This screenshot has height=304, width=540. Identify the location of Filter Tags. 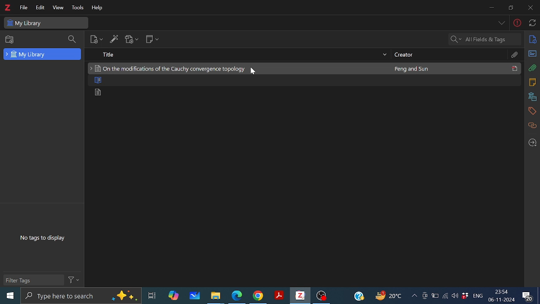
(32, 280).